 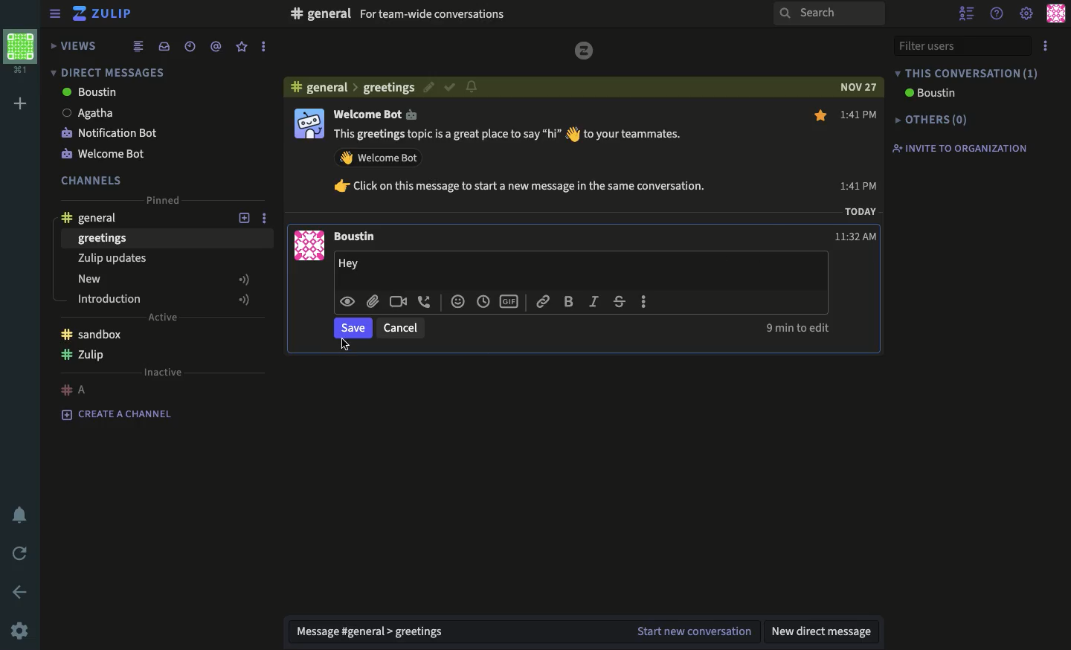 What do you see at coordinates (932, 94) in the screenshot?
I see `boustin` at bounding box center [932, 94].